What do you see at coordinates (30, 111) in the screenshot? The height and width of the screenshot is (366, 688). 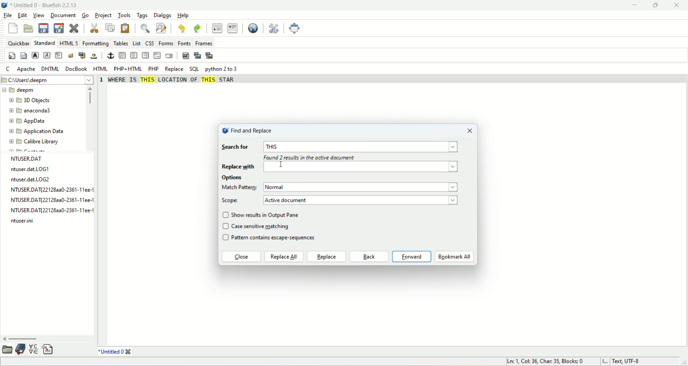 I see `anaconda3` at bounding box center [30, 111].